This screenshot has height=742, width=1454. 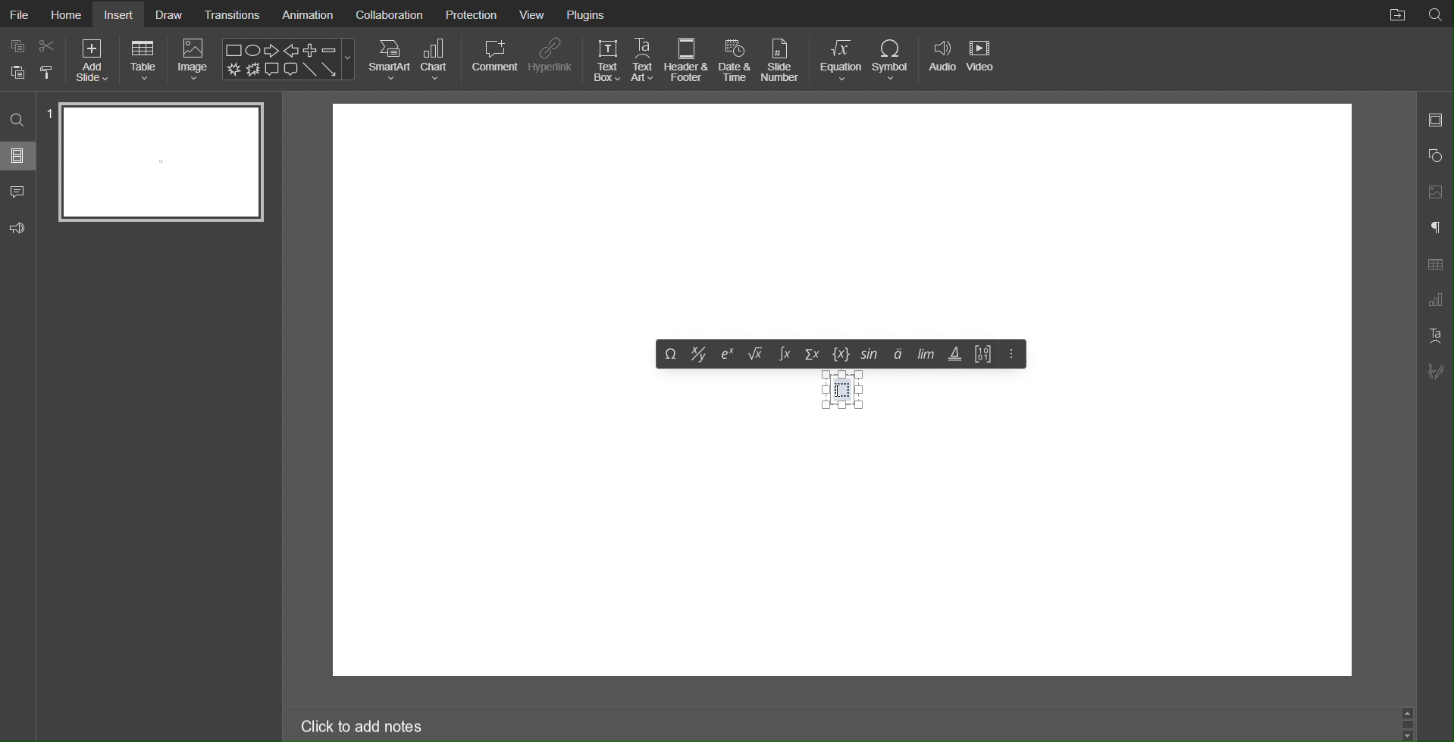 What do you see at coordinates (785, 355) in the screenshot?
I see `Integral` at bounding box center [785, 355].